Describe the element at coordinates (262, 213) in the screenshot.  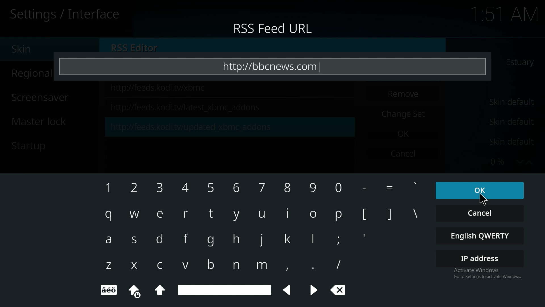
I see `keyboard Input` at that location.